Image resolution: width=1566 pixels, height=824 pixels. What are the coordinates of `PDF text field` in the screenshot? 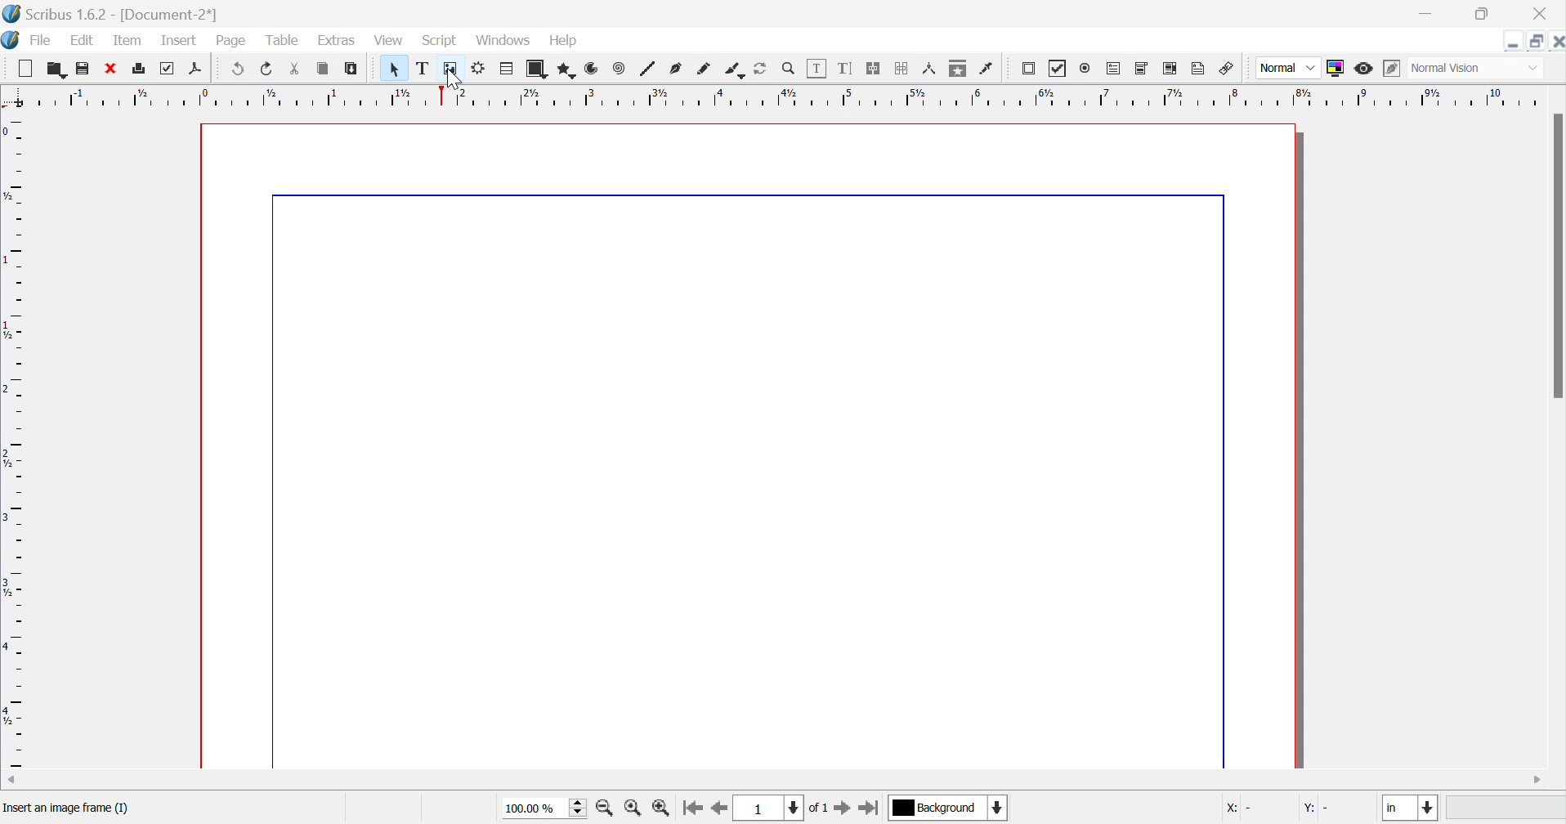 It's located at (1114, 69).